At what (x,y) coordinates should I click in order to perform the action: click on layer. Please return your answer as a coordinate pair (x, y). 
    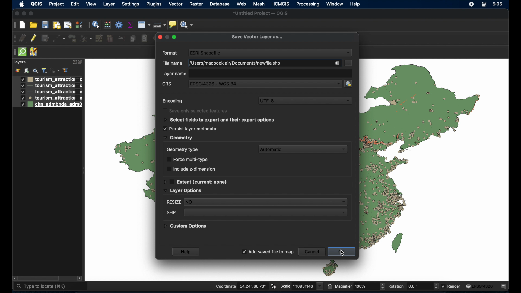
    Looking at the image, I should click on (109, 5).